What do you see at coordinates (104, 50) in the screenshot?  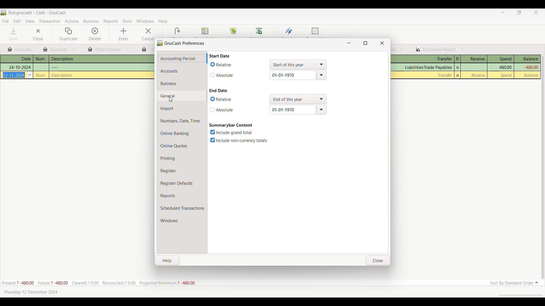 I see `Other budgets and reports` at bounding box center [104, 50].